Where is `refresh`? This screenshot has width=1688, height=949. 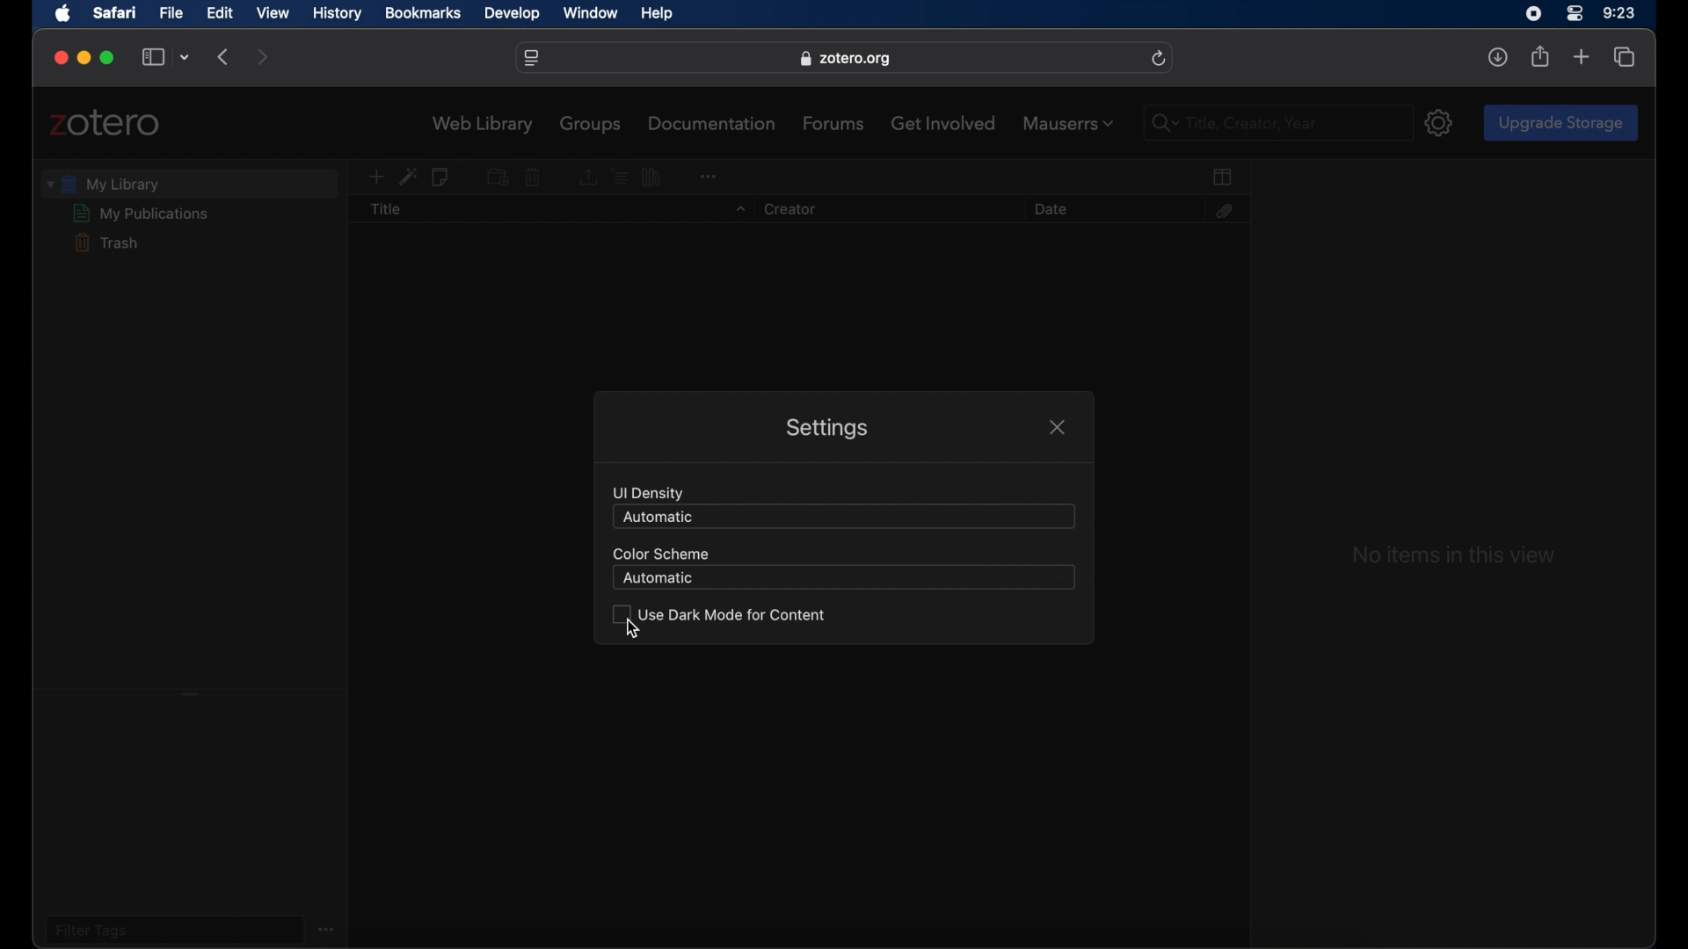 refresh is located at coordinates (1160, 59).